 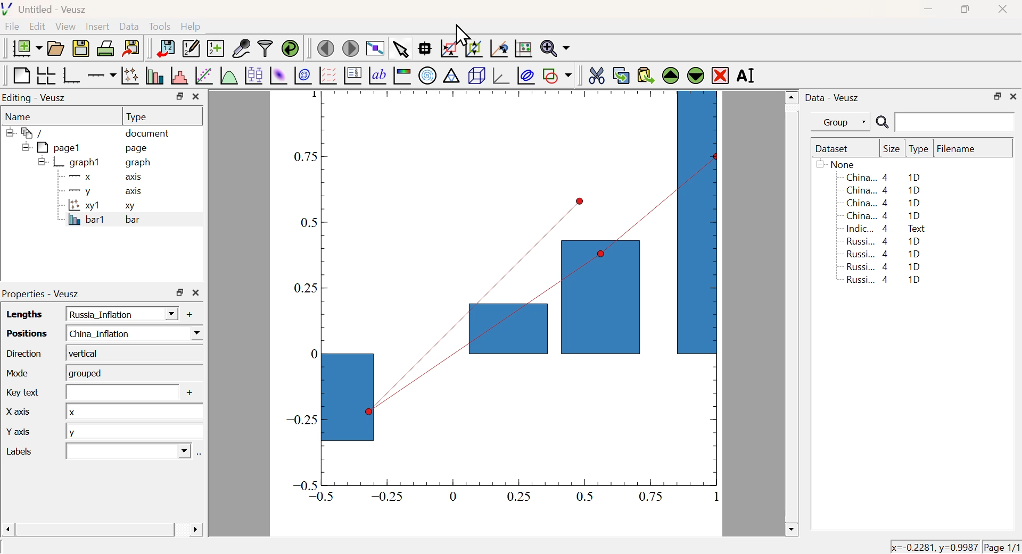 What do you see at coordinates (881, 266) in the screenshot?
I see `Russi... 4 1D` at bounding box center [881, 266].